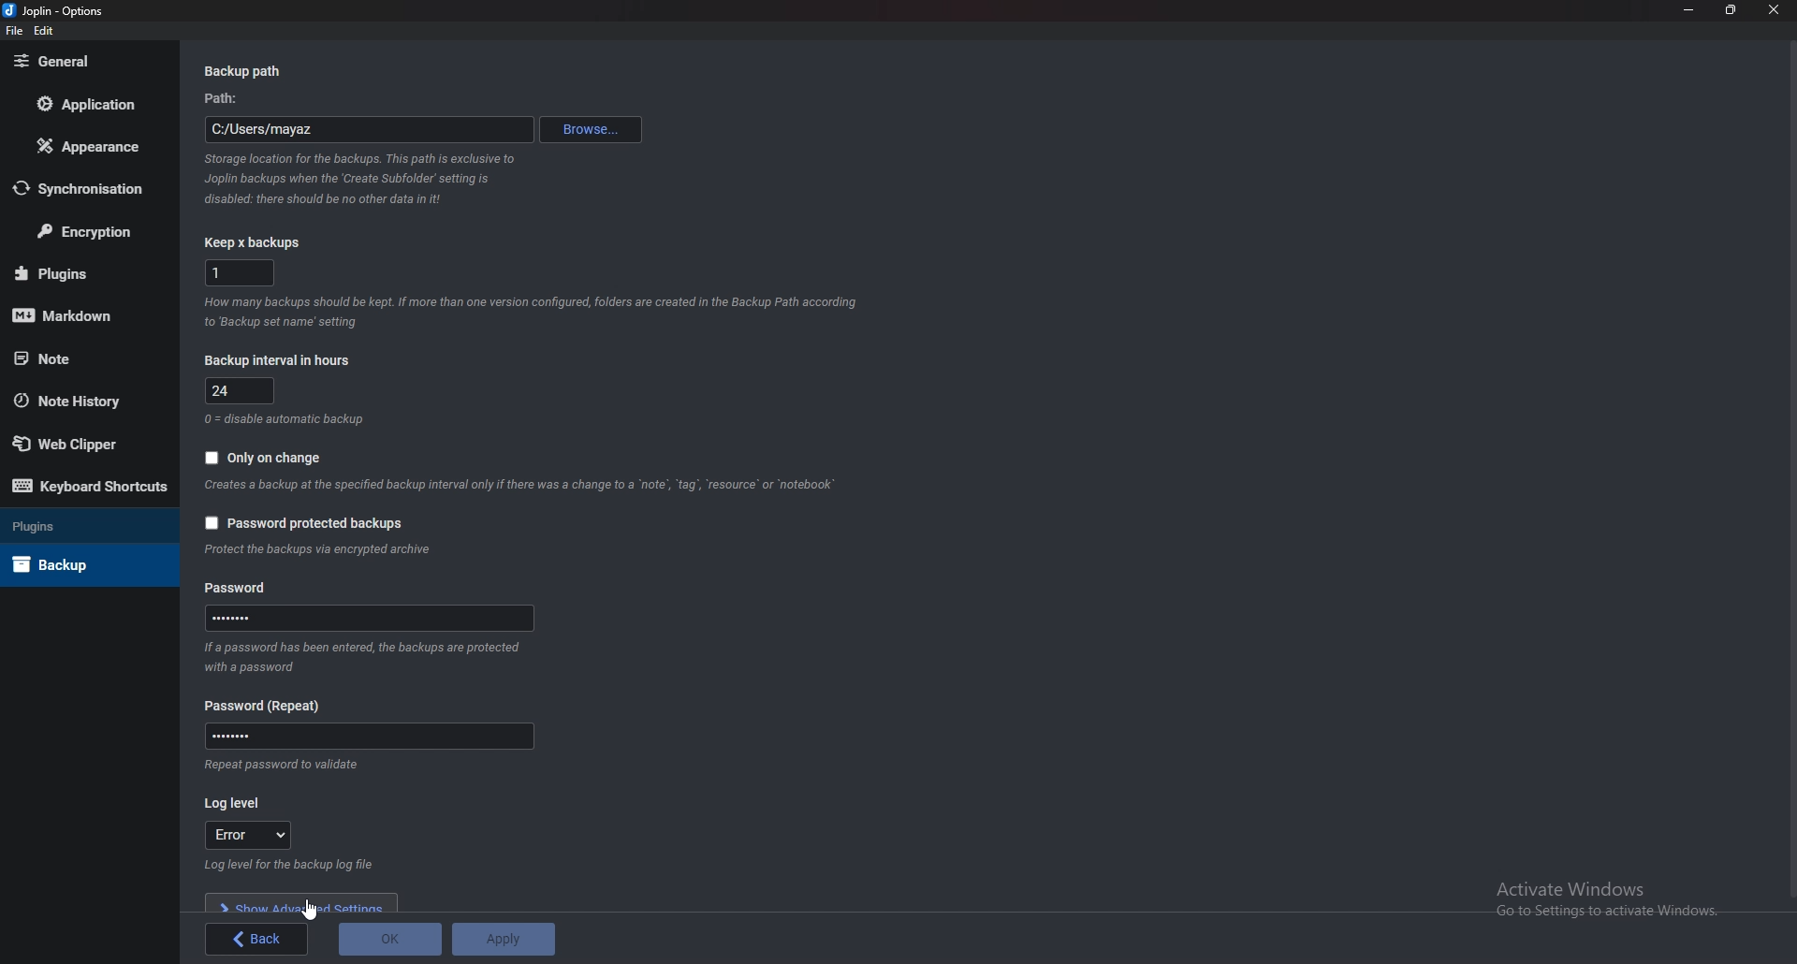 The height and width of the screenshot is (964, 1797). What do you see at coordinates (1772, 9) in the screenshot?
I see `close` at bounding box center [1772, 9].